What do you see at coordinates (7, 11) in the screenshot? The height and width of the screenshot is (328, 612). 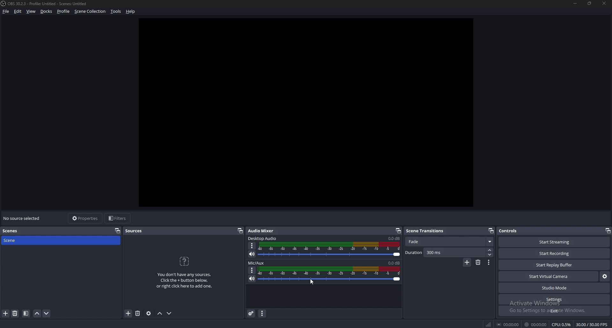 I see `file` at bounding box center [7, 11].